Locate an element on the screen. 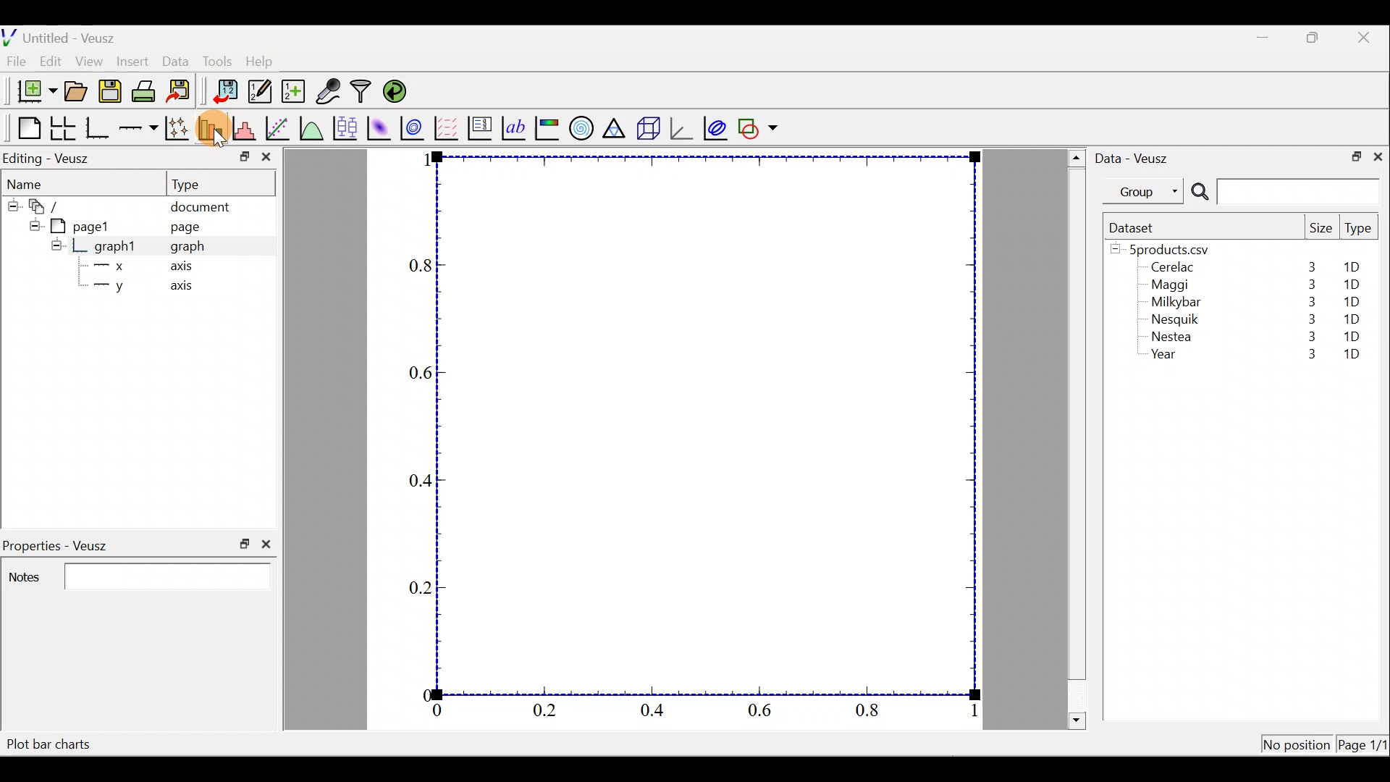  Add an axis to the plot is located at coordinates (141, 128).